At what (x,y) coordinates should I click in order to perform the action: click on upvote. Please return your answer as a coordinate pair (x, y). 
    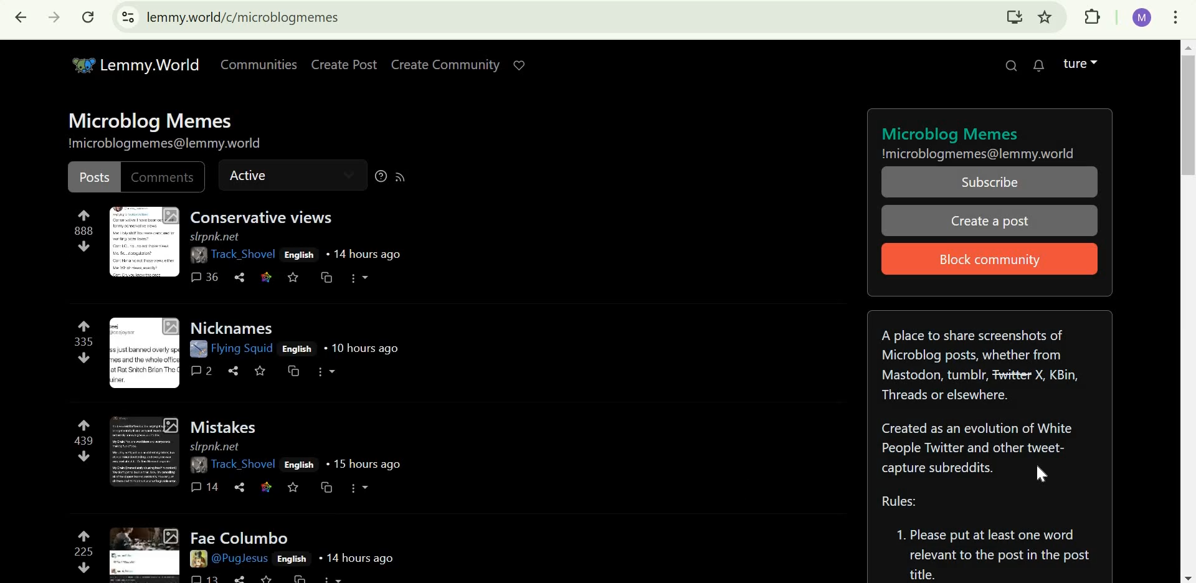
    Looking at the image, I should click on (84, 214).